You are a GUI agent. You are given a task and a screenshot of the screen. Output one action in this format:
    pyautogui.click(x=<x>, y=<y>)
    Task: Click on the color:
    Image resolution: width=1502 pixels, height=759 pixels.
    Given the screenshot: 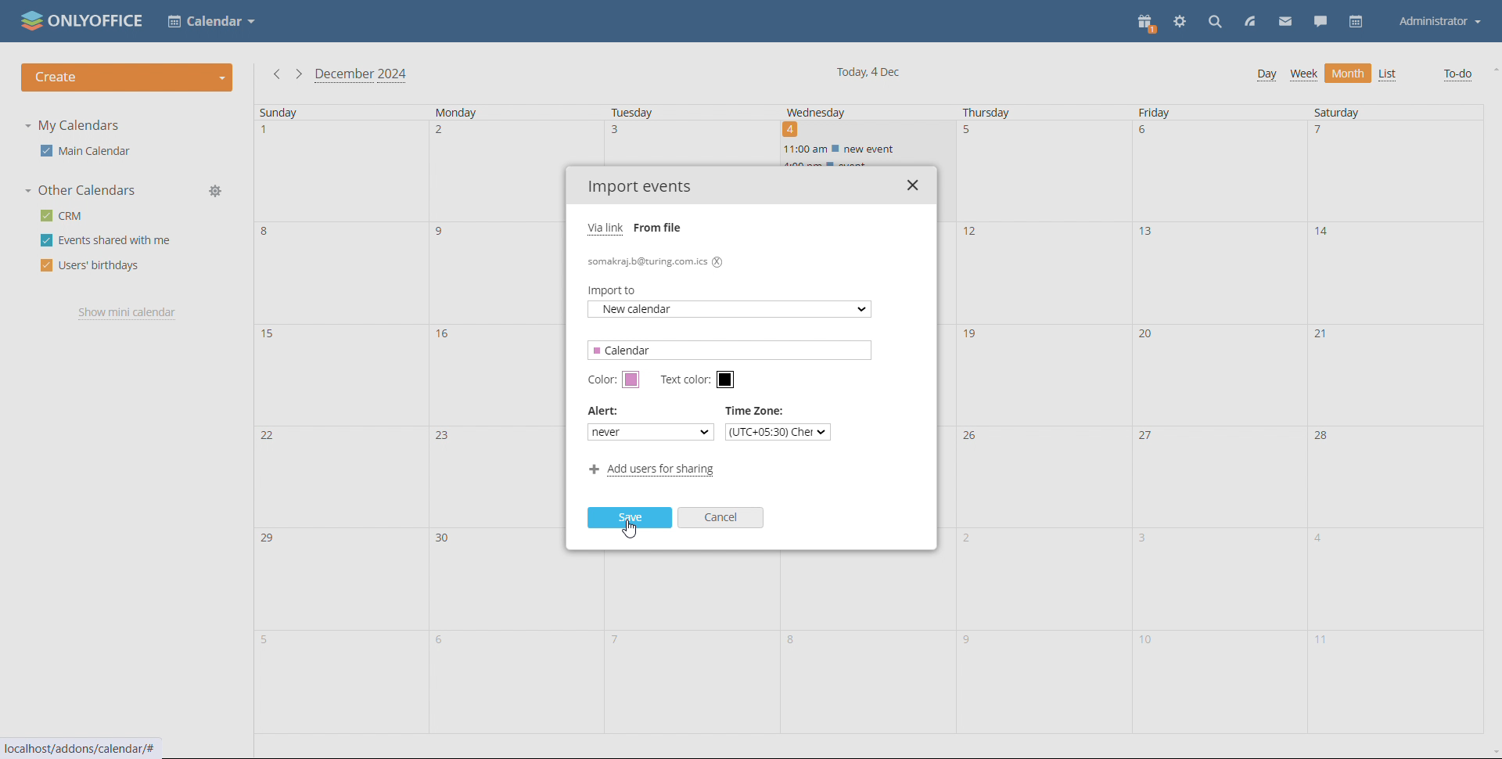 What is the action you would take?
    pyautogui.click(x=602, y=380)
    